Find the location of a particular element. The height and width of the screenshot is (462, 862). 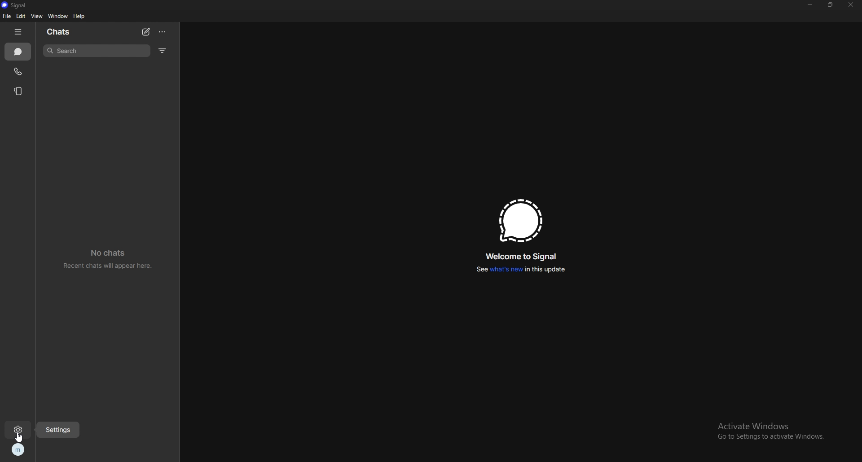

new chat is located at coordinates (146, 32).